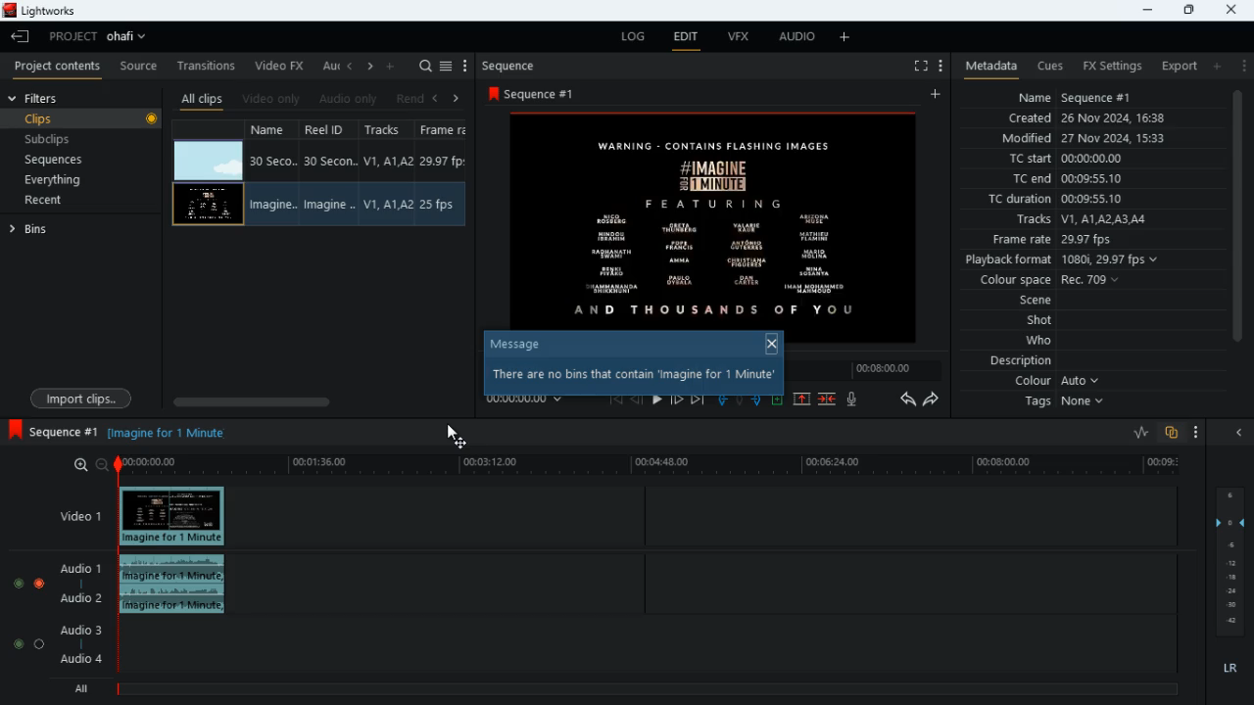 The height and width of the screenshot is (705, 1254). Describe the element at coordinates (1054, 383) in the screenshot. I see `colour` at that location.